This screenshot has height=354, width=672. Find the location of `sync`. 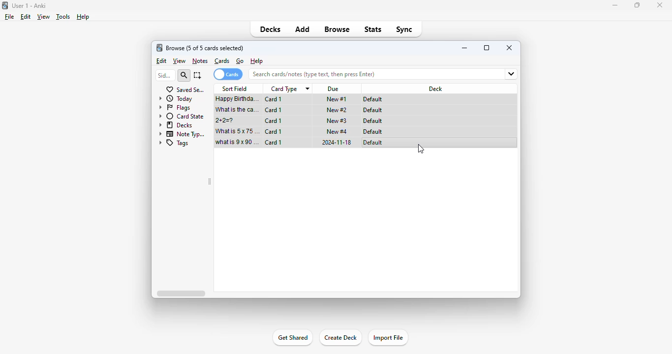

sync is located at coordinates (405, 29).